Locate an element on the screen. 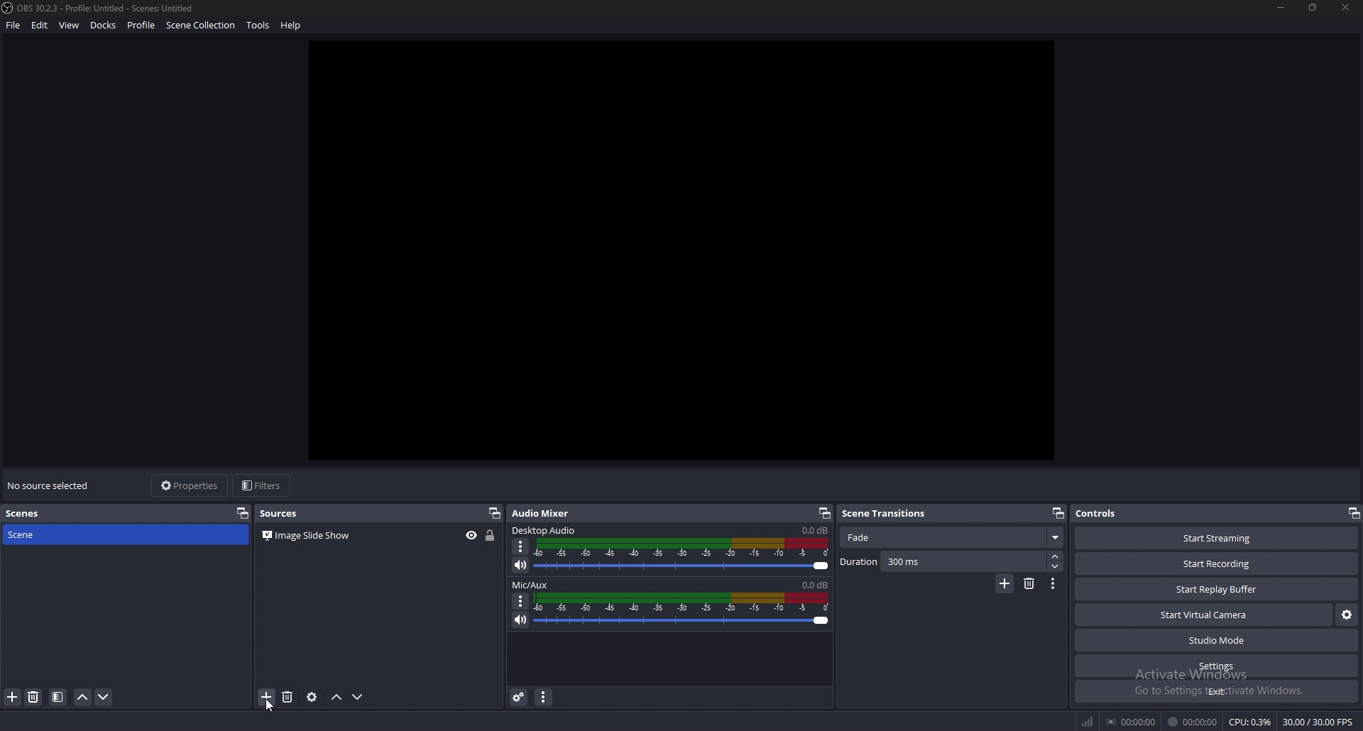  configure virtual camera is located at coordinates (1347, 615).